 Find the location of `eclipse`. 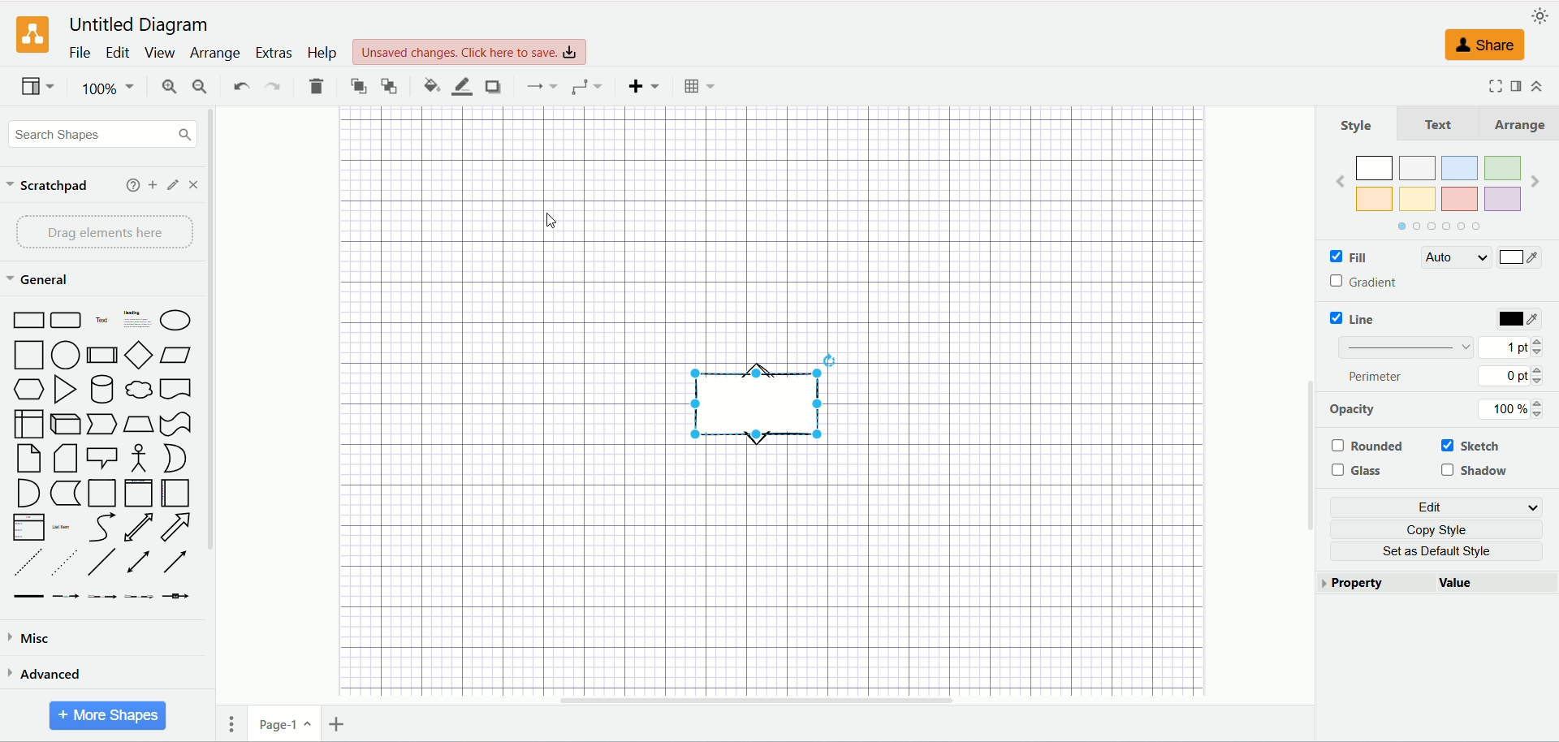

eclipse is located at coordinates (177, 320).